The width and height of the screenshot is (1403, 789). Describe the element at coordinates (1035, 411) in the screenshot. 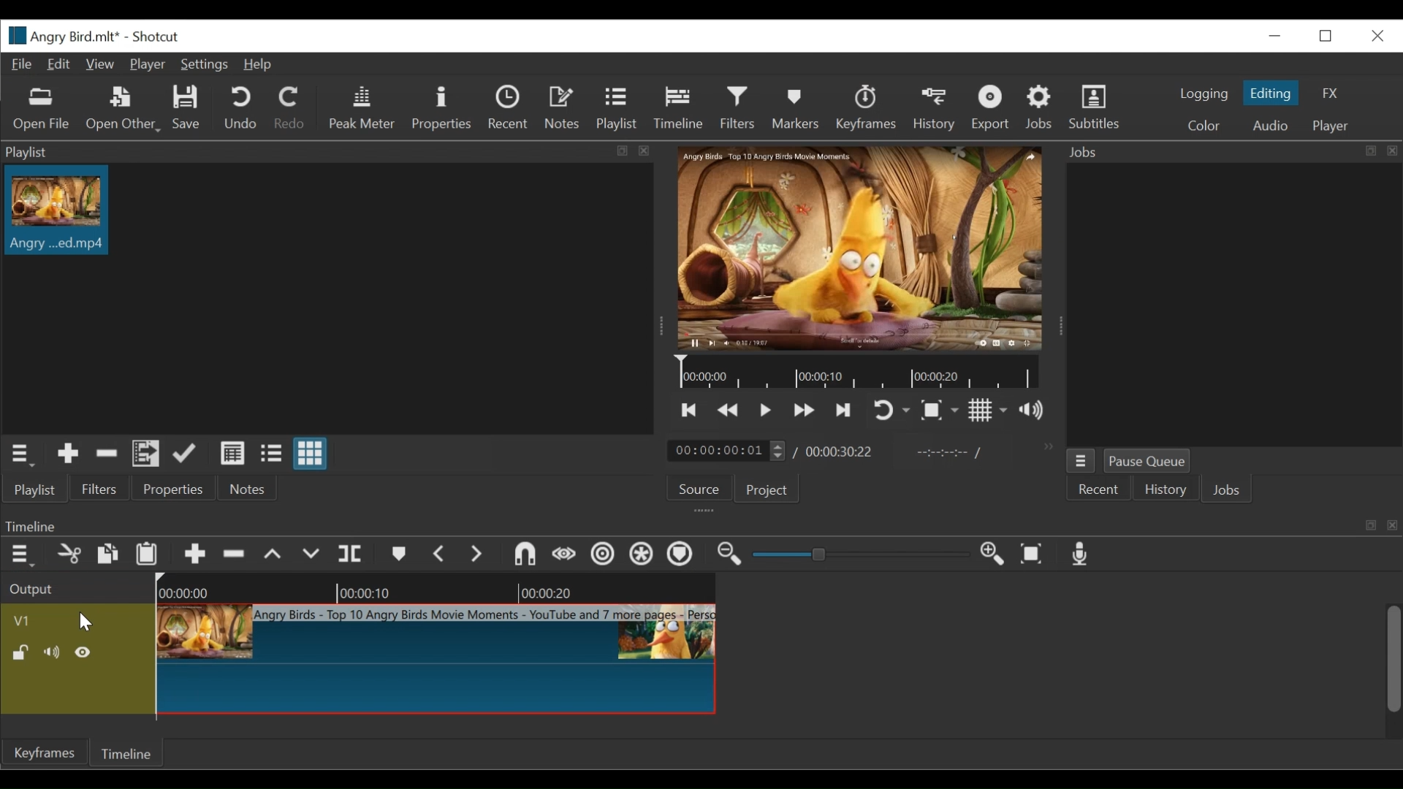

I see `Show thevolume control` at that location.